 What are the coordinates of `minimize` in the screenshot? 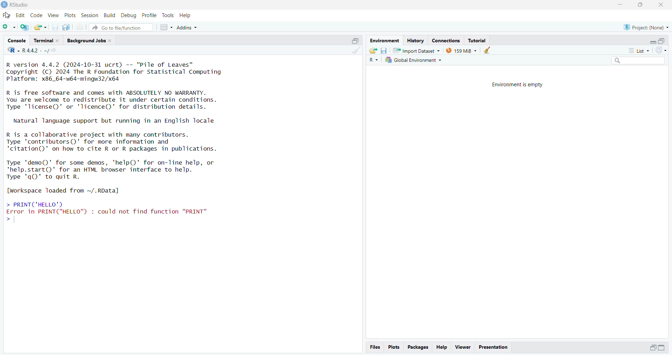 It's located at (620, 5).